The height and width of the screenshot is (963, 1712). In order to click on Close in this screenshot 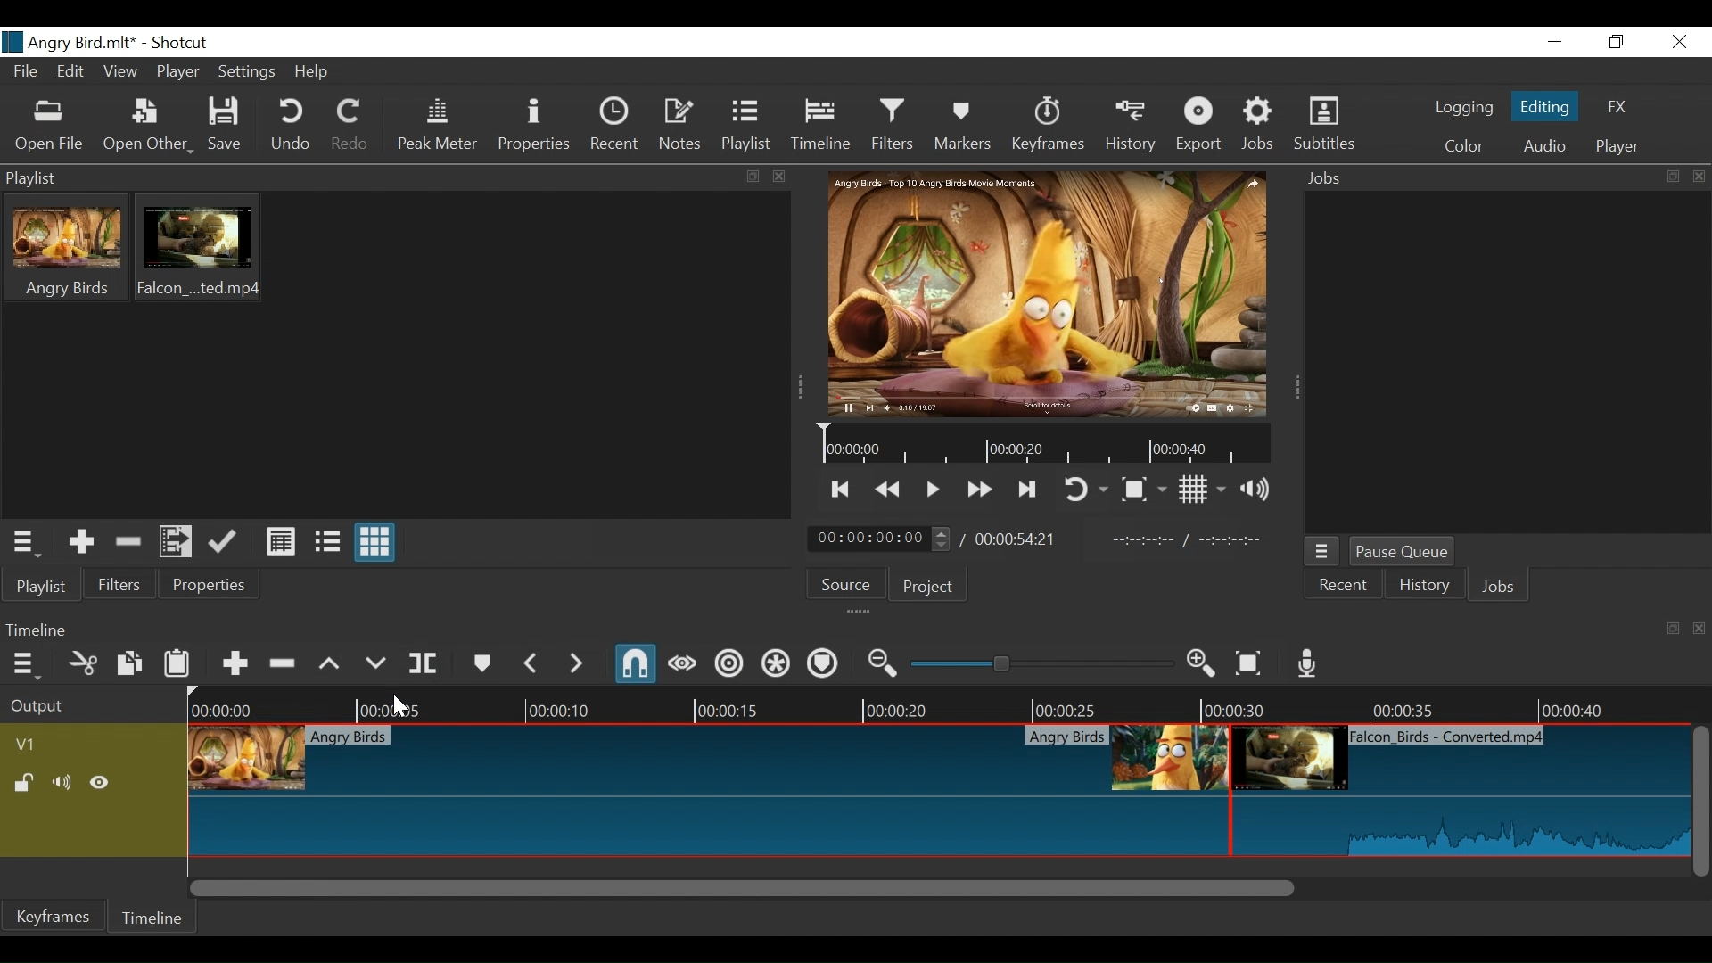, I will do `click(1679, 41)`.